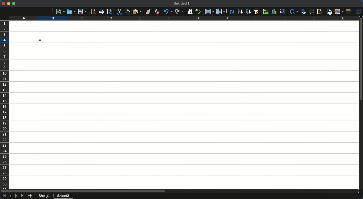 The width and height of the screenshot is (363, 199). I want to click on Paste, so click(137, 12).